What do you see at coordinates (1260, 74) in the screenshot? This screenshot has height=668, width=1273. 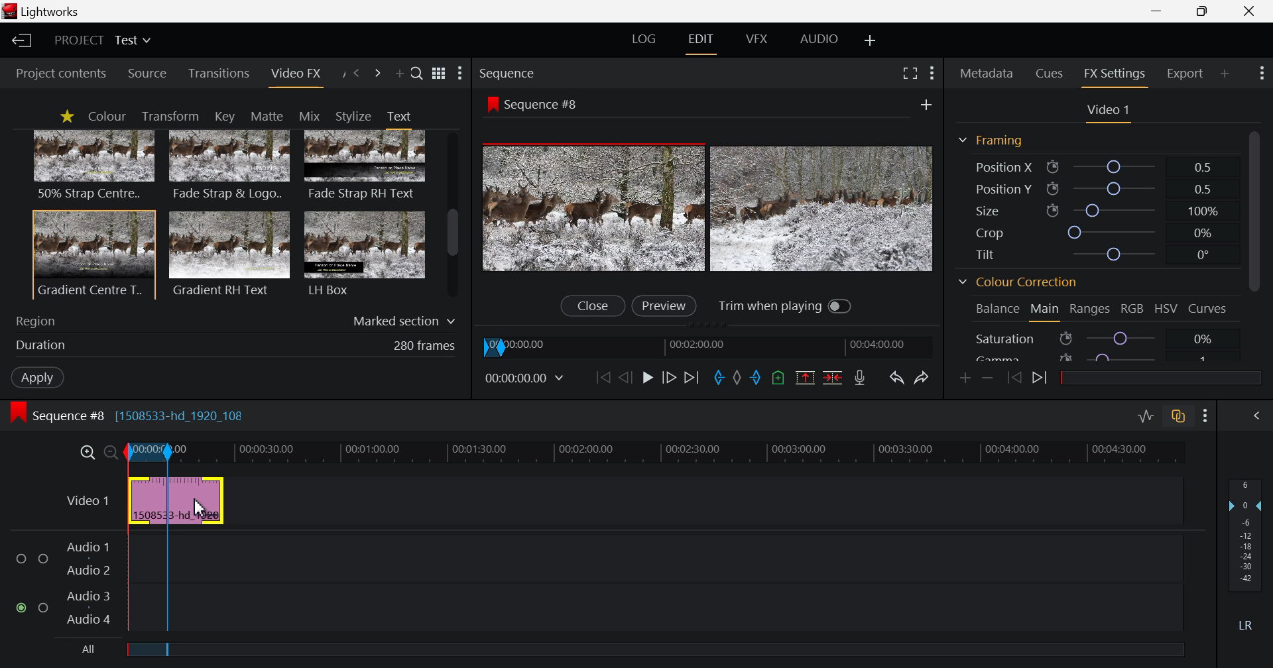 I see `Show Settings` at bounding box center [1260, 74].